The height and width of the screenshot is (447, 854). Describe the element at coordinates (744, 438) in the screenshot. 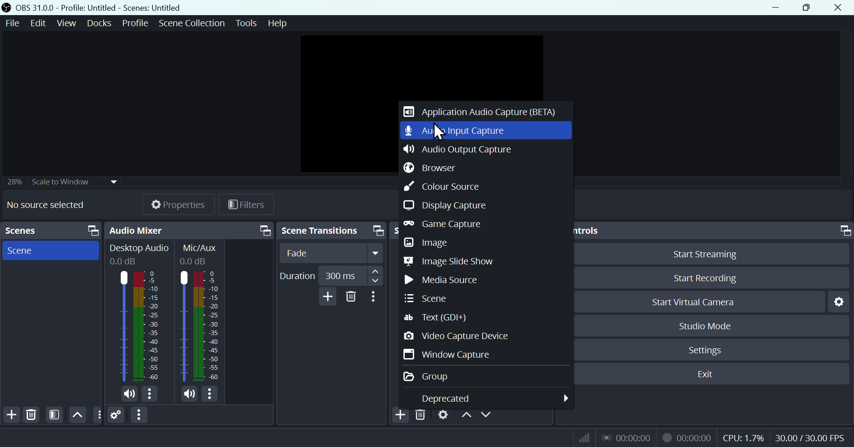

I see `CPU Usage` at that location.